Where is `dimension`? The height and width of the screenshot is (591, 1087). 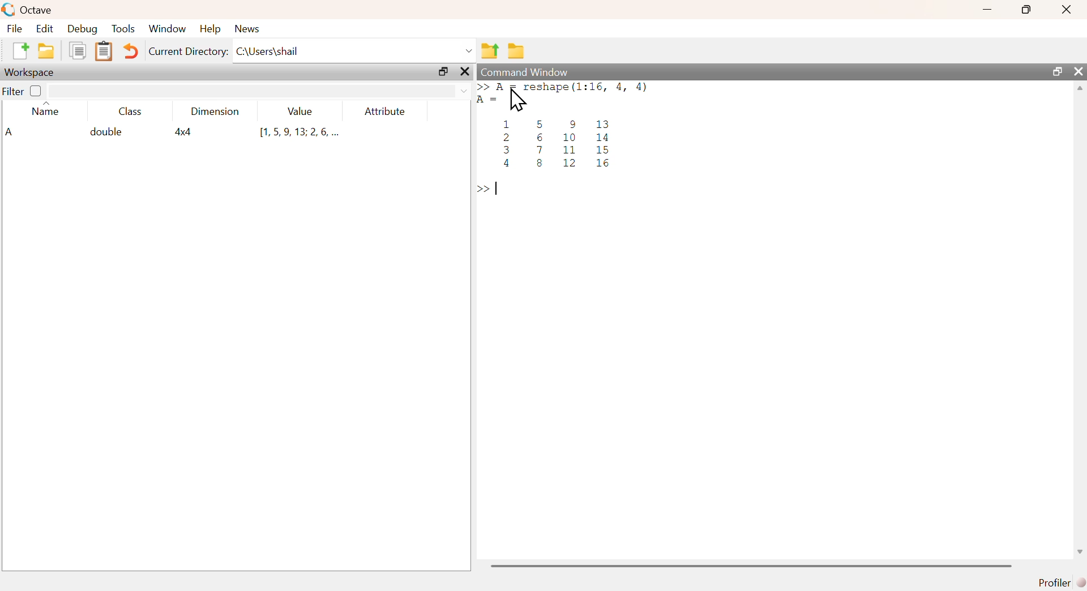 dimension is located at coordinates (218, 113).